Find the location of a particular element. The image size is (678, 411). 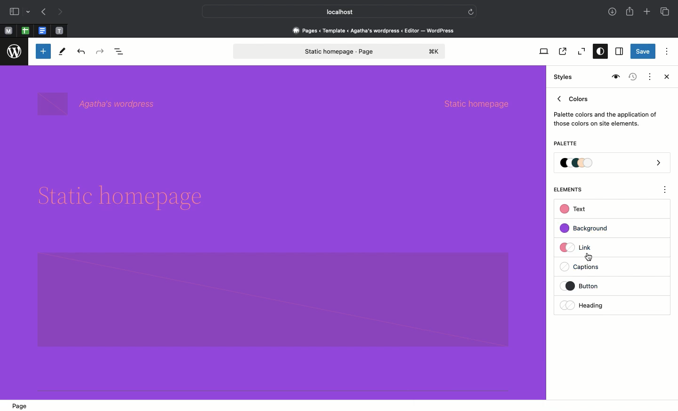

Text is located at coordinates (574, 209).